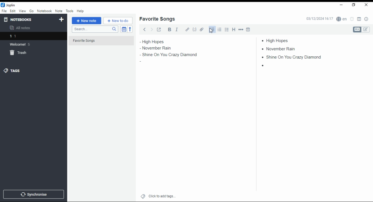 The height and width of the screenshot is (202, 373). What do you see at coordinates (220, 29) in the screenshot?
I see `number list` at bounding box center [220, 29].